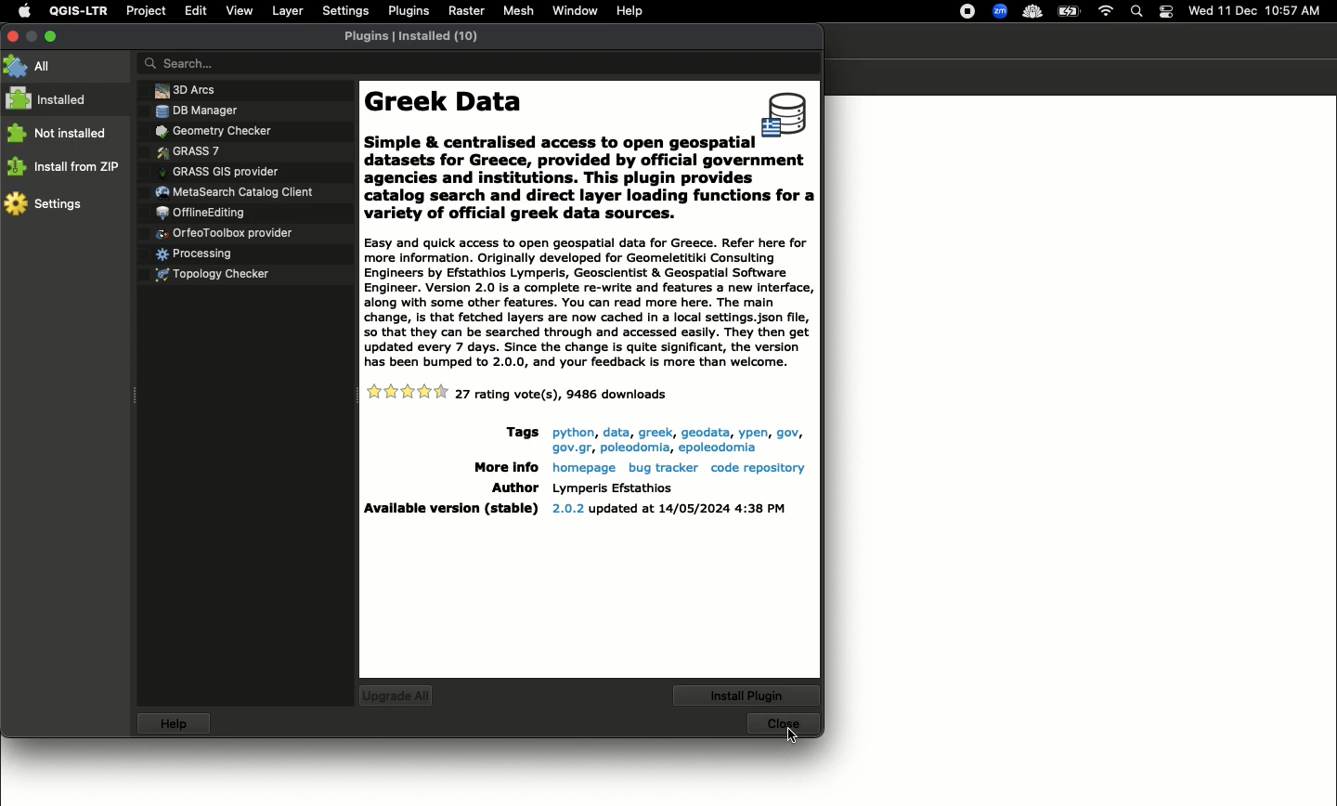 The height and width of the screenshot is (806, 1337). I want to click on Apple logo, so click(24, 12).